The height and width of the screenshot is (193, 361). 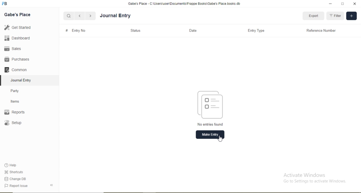 What do you see at coordinates (17, 59) in the screenshot?
I see `Purchases` at bounding box center [17, 59].